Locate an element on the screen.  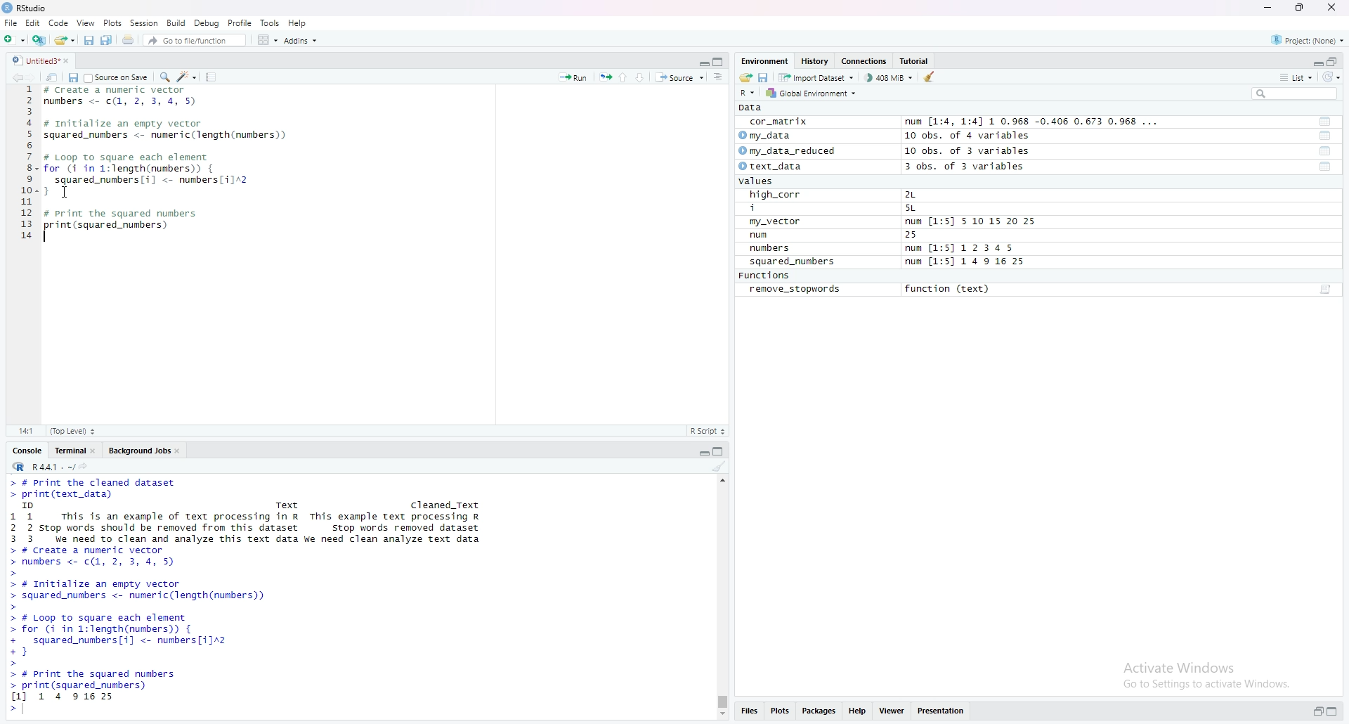
Save current document is located at coordinates (89, 39).